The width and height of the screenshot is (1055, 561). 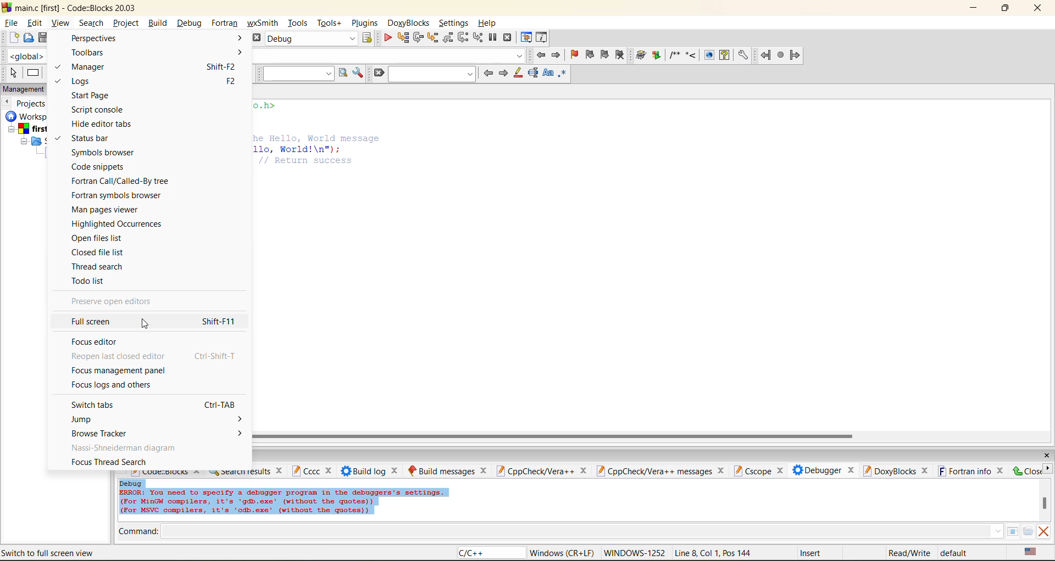 I want to click on Insert, so click(x=813, y=553).